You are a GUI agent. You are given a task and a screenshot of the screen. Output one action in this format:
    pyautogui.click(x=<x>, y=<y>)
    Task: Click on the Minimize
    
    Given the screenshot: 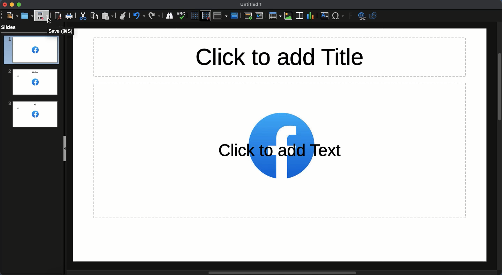 What is the action you would take?
    pyautogui.click(x=12, y=5)
    